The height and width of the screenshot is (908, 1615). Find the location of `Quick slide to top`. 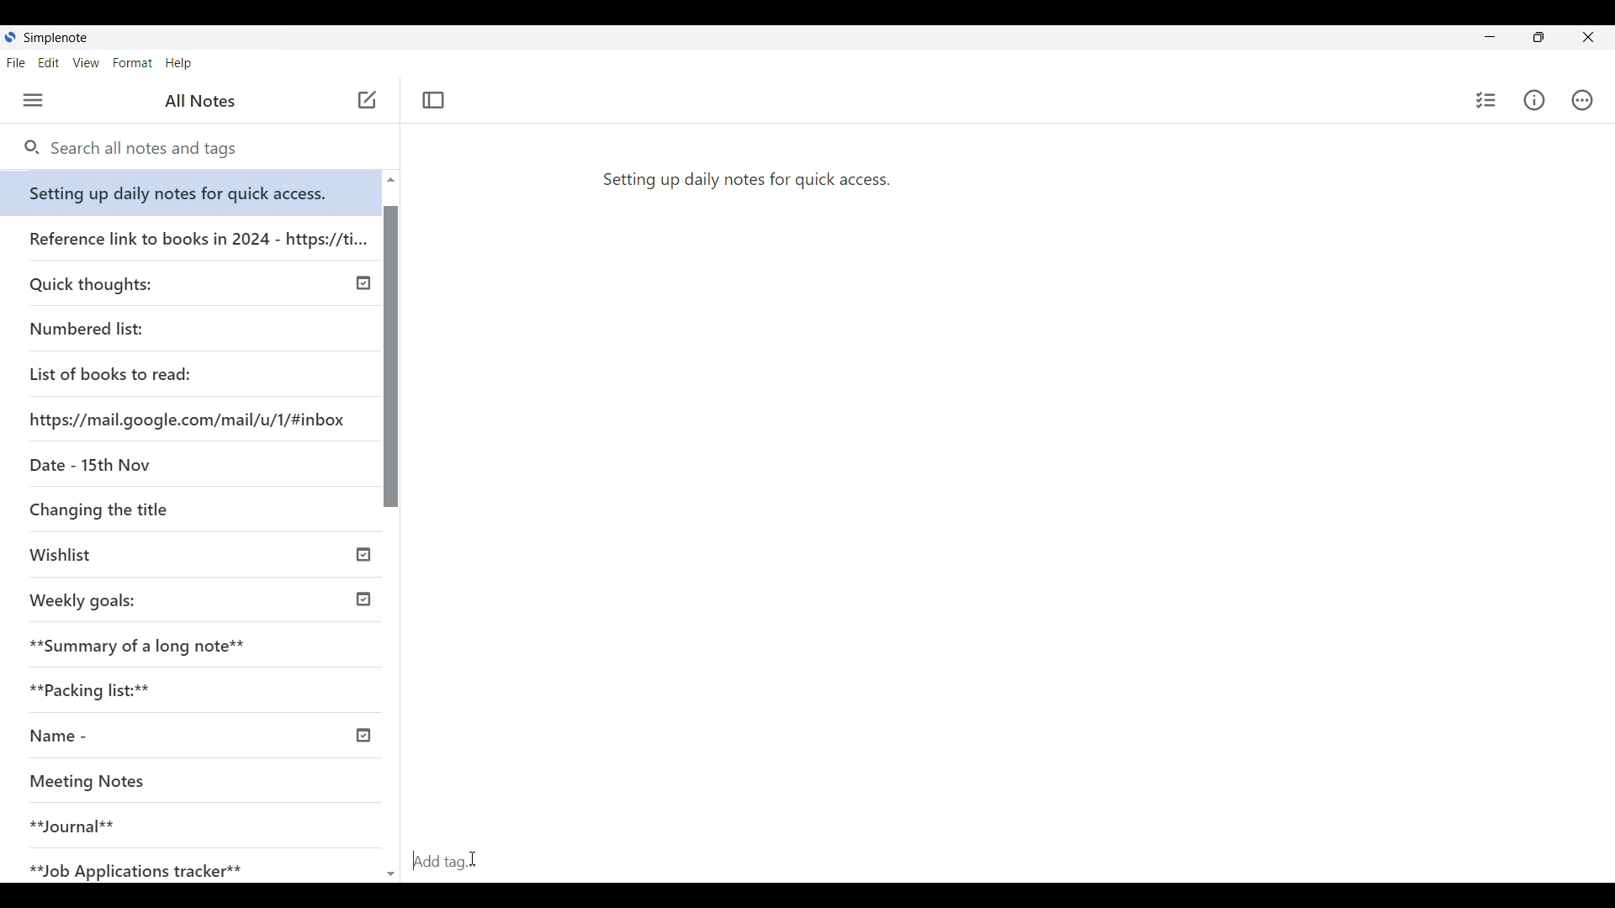

Quick slide to top is located at coordinates (391, 874).